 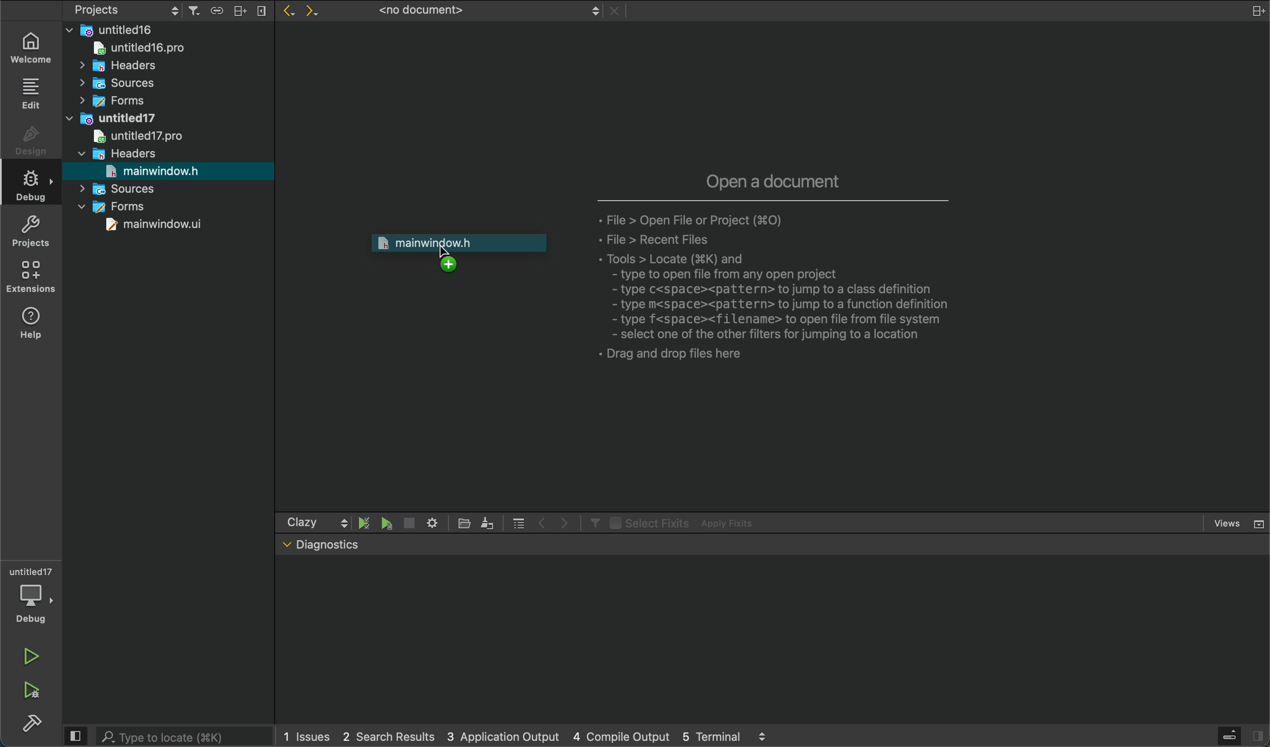 I want to click on untitled17, so click(x=114, y=117).